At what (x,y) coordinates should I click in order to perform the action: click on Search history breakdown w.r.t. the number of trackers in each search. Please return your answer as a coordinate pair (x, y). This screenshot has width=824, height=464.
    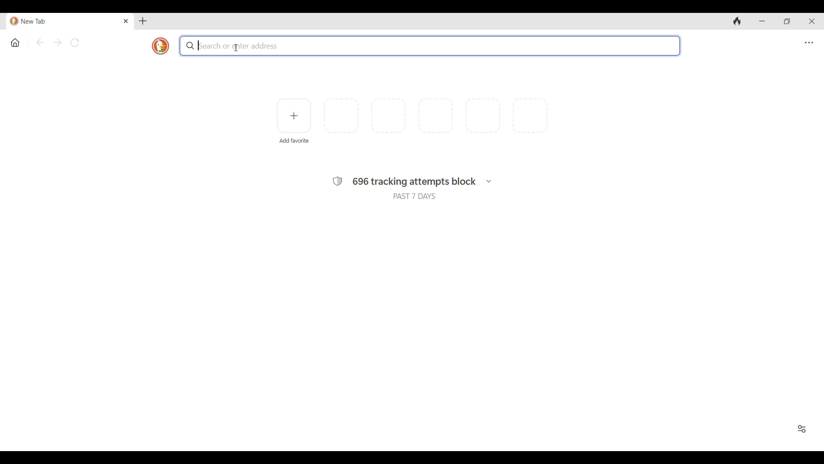
    Looking at the image, I should click on (488, 181).